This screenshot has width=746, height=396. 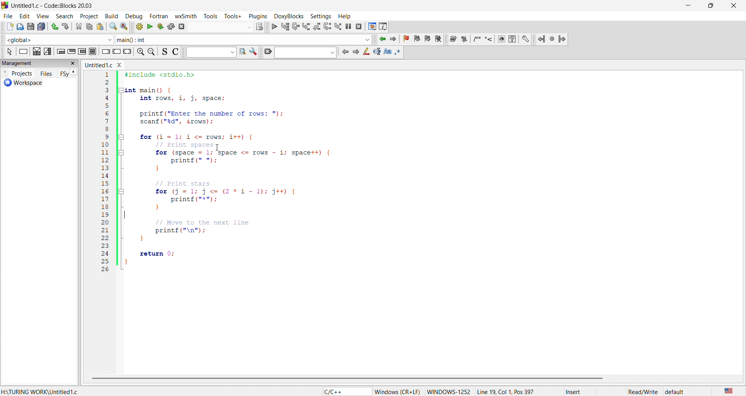 What do you see at coordinates (376, 52) in the screenshot?
I see `selected text` at bounding box center [376, 52].